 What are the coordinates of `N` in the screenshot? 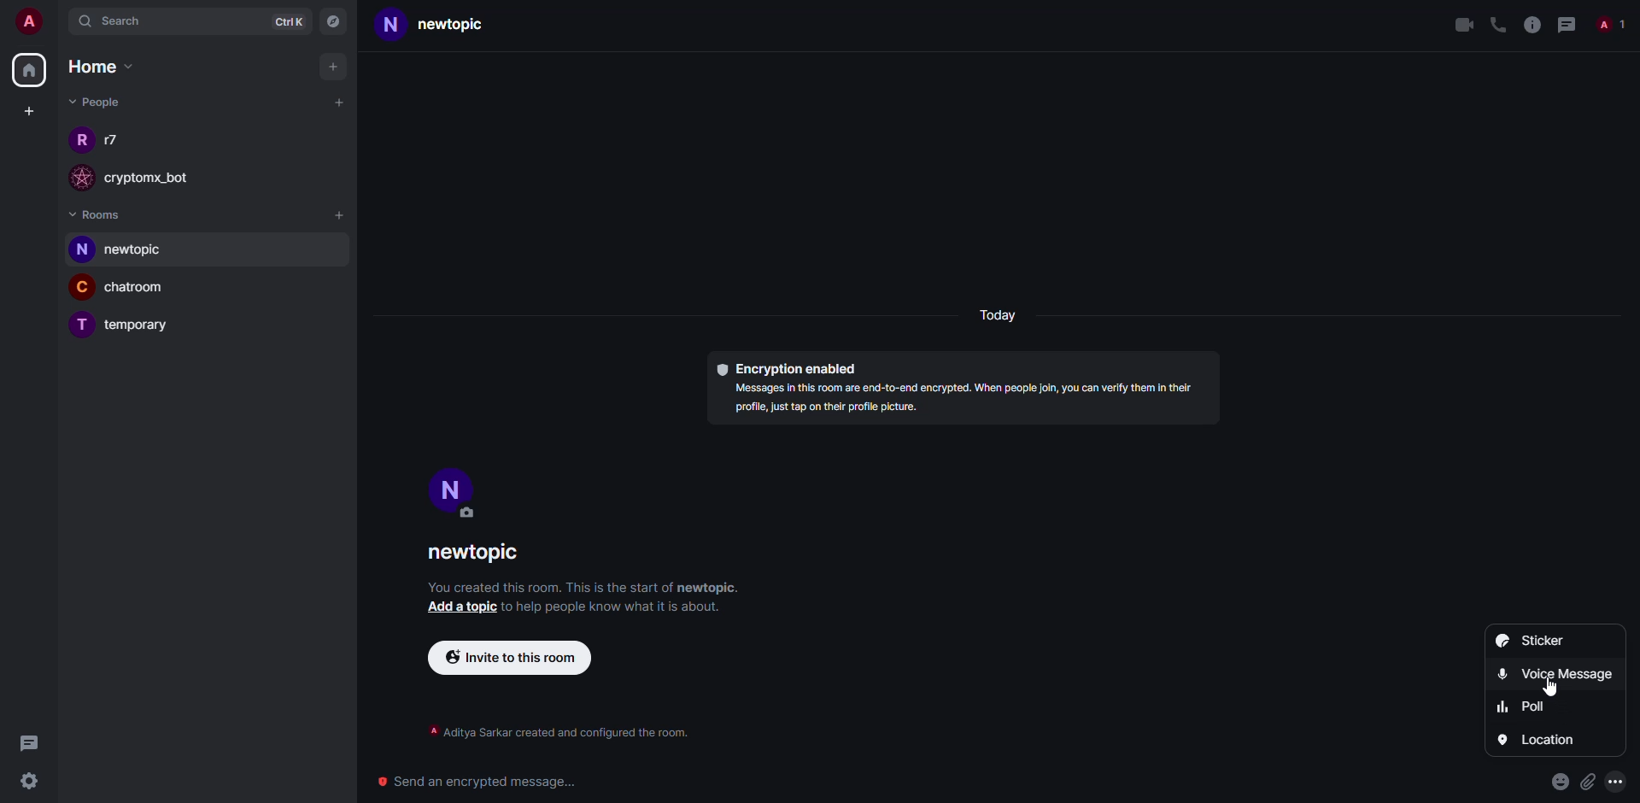 It's located at (391, 26).